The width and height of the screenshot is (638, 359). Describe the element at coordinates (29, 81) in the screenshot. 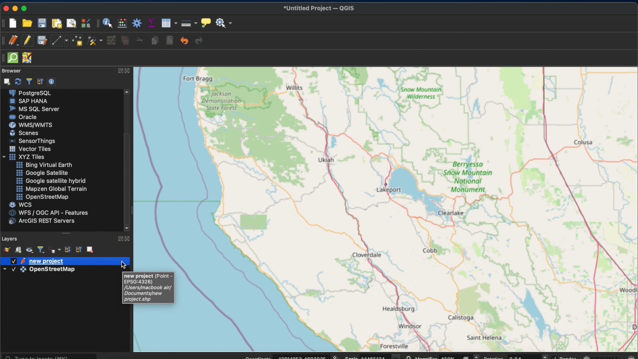

I see `filter browser` at that location.